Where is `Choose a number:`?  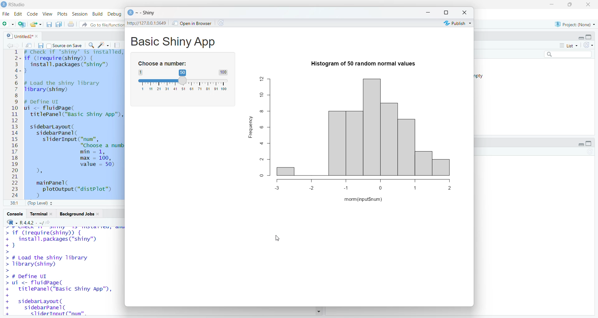 Choose a number: is located at coordinates (162, 64).